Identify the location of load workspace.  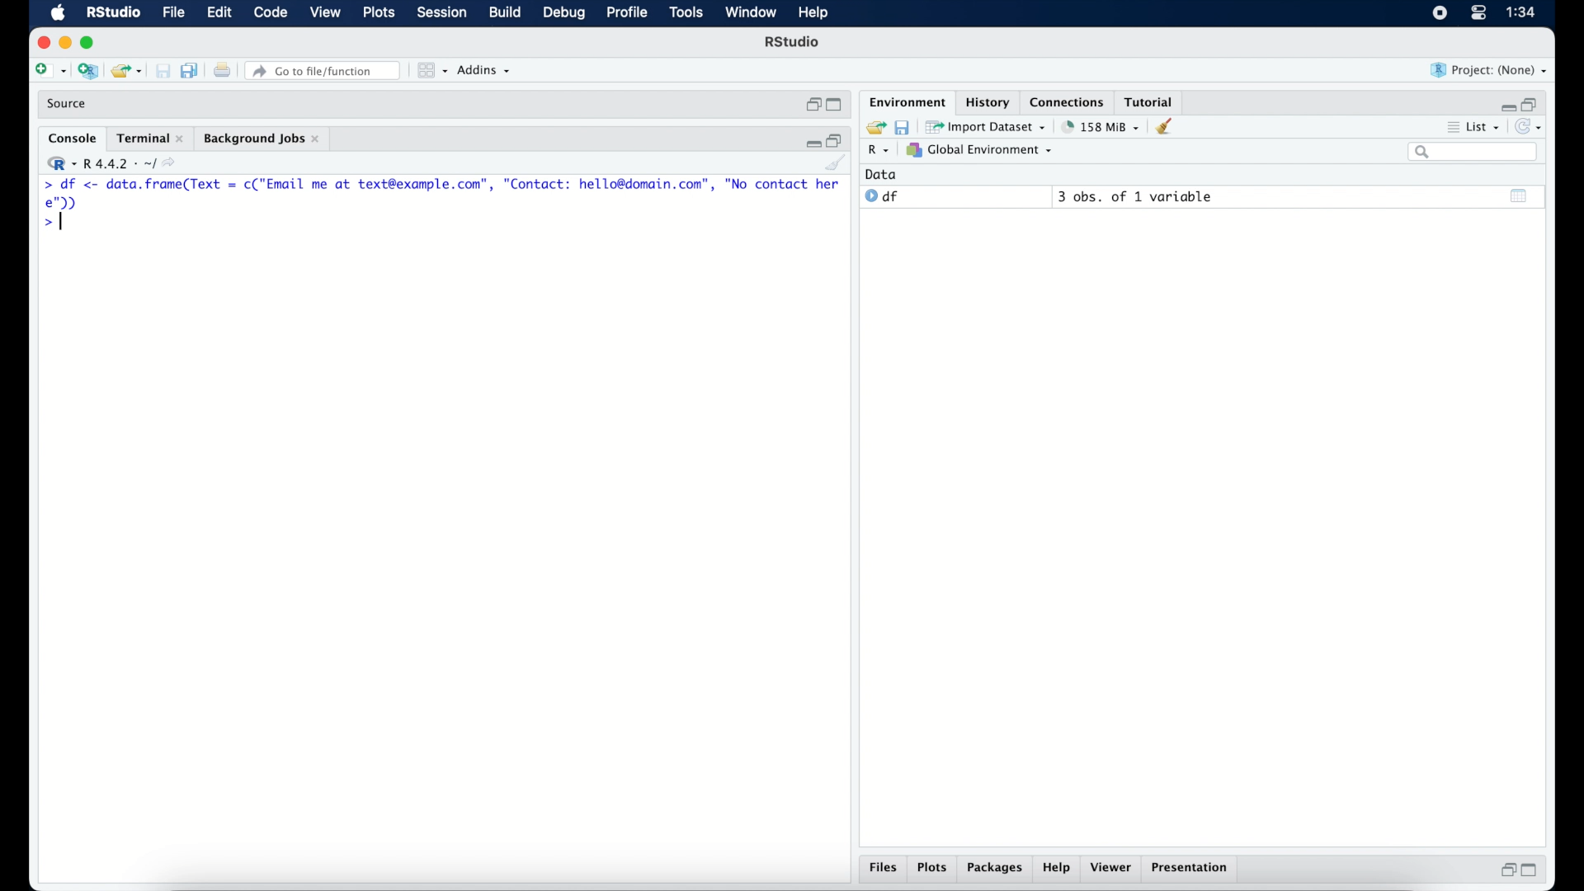
(875, 125).